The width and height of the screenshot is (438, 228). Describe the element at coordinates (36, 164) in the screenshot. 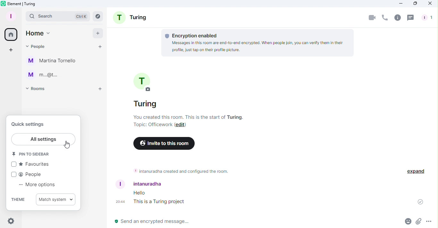

I see `Favourites` at that location.